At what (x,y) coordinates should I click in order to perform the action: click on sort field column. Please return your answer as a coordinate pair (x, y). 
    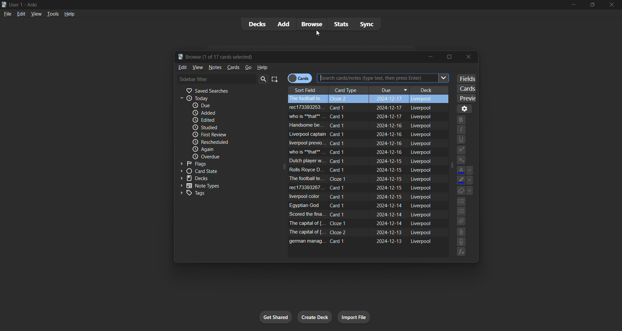
    Looking at the image, I should click on (308, 90).